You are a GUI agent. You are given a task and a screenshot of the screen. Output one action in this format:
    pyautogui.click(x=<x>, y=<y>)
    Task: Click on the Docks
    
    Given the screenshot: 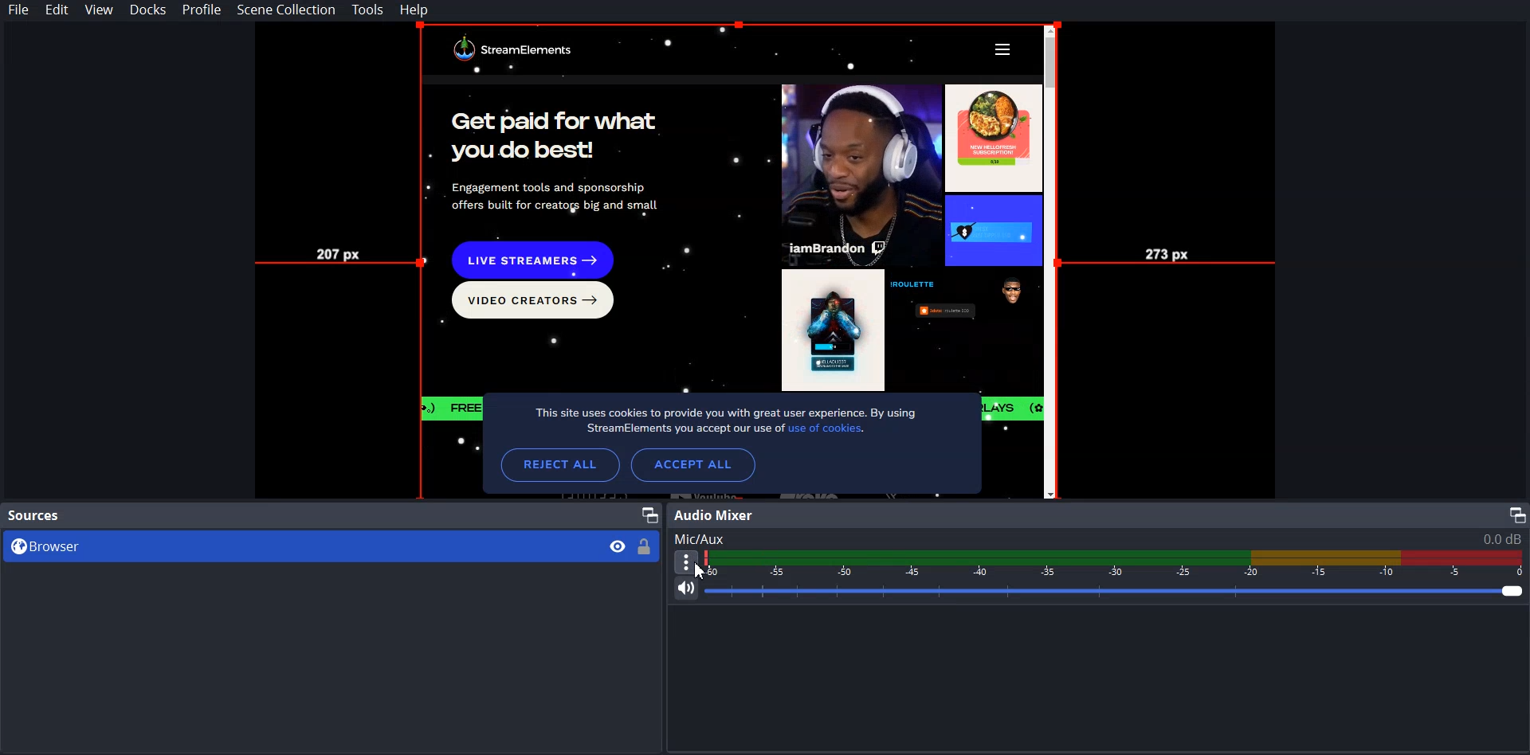 What is the action you would take?
    pyautogui.click(x=147, y=10)
    